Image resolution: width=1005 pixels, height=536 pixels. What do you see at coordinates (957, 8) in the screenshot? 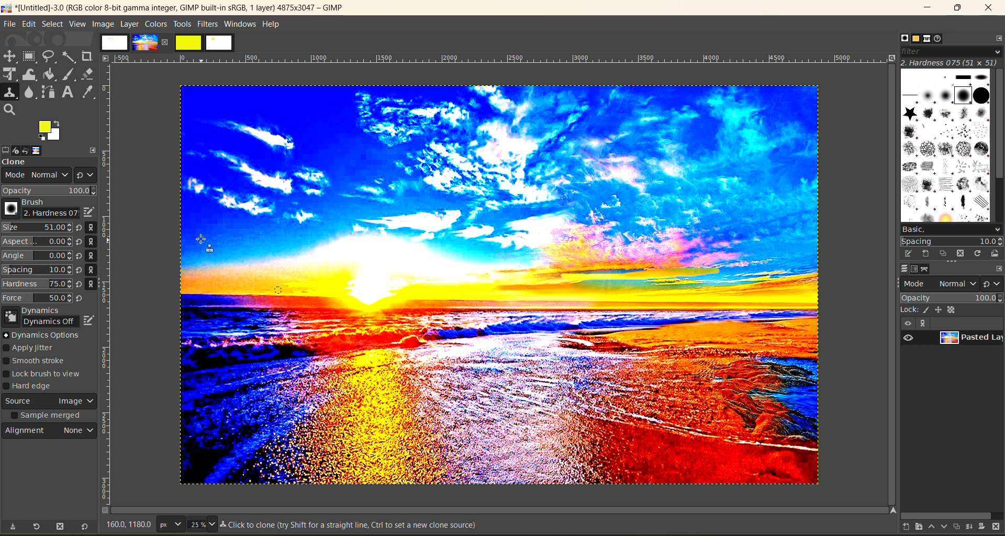
I see `maximize` at bounding box center [957, 8].